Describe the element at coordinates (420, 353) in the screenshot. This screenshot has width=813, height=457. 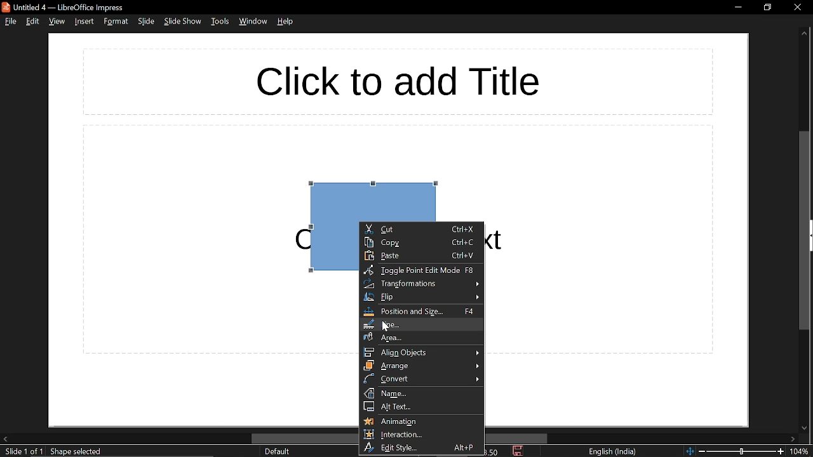
I see `align objects` at that location.